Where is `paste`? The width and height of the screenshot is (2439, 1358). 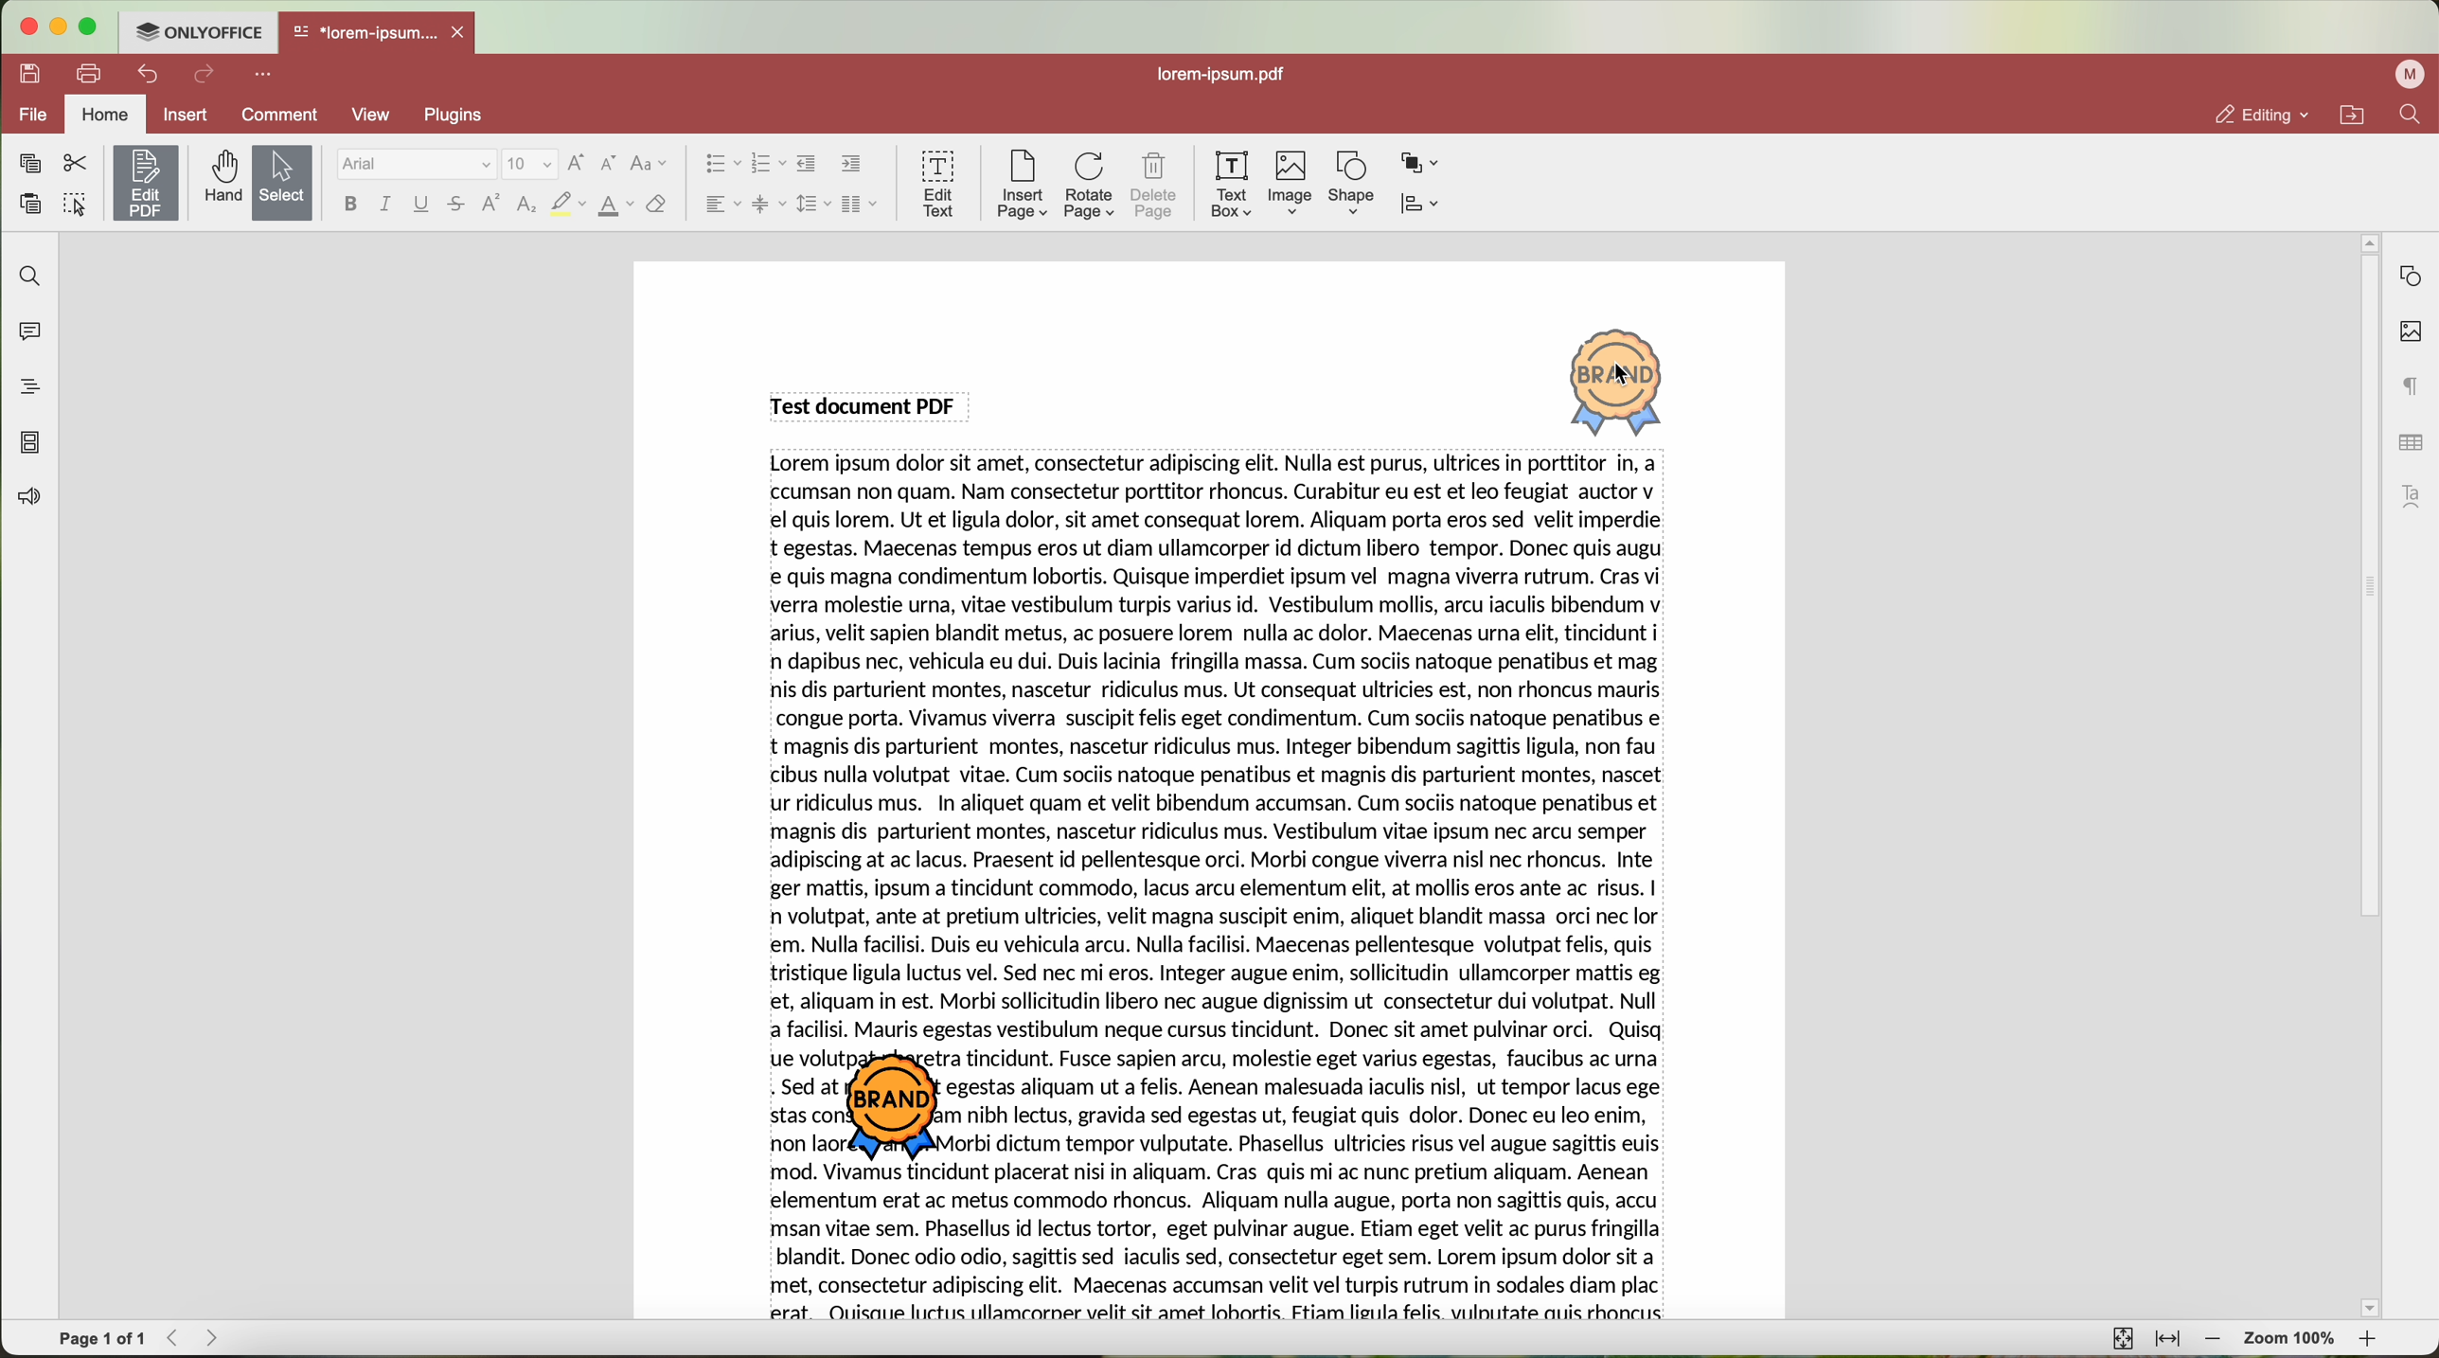 paste is located at coordinates (30, 205).